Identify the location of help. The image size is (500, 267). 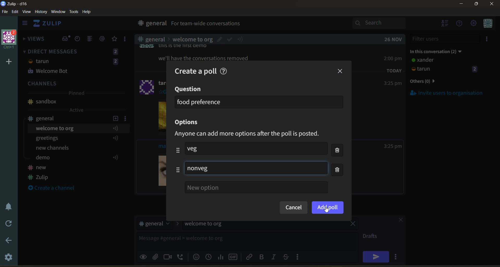
(225, 70).